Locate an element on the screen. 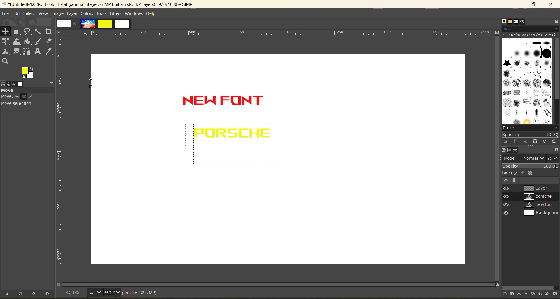 This screenshot has height=299, width=560. color picker is located at coordinates (49, 51).